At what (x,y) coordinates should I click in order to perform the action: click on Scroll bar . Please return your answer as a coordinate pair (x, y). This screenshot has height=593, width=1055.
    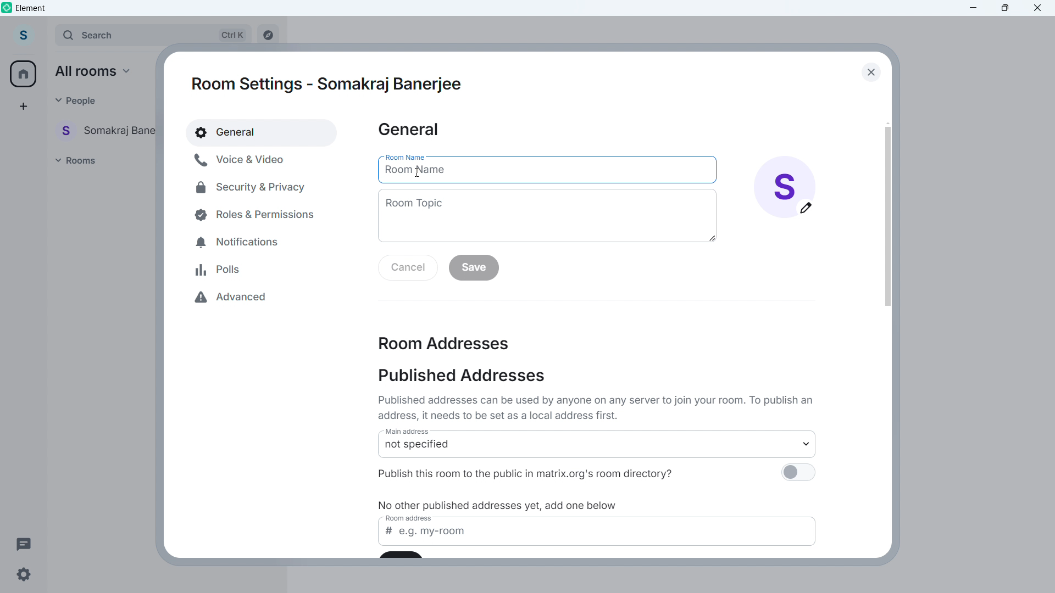
    Looking at the image, I should click on (887, 216).